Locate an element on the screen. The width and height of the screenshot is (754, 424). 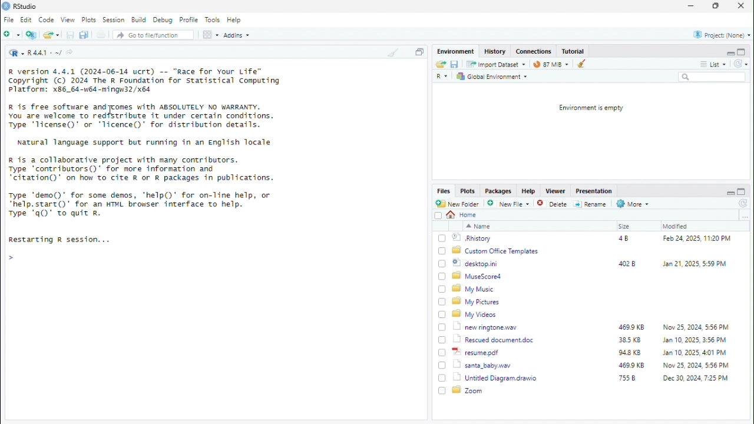
send file is located at coordinates (440, 64).